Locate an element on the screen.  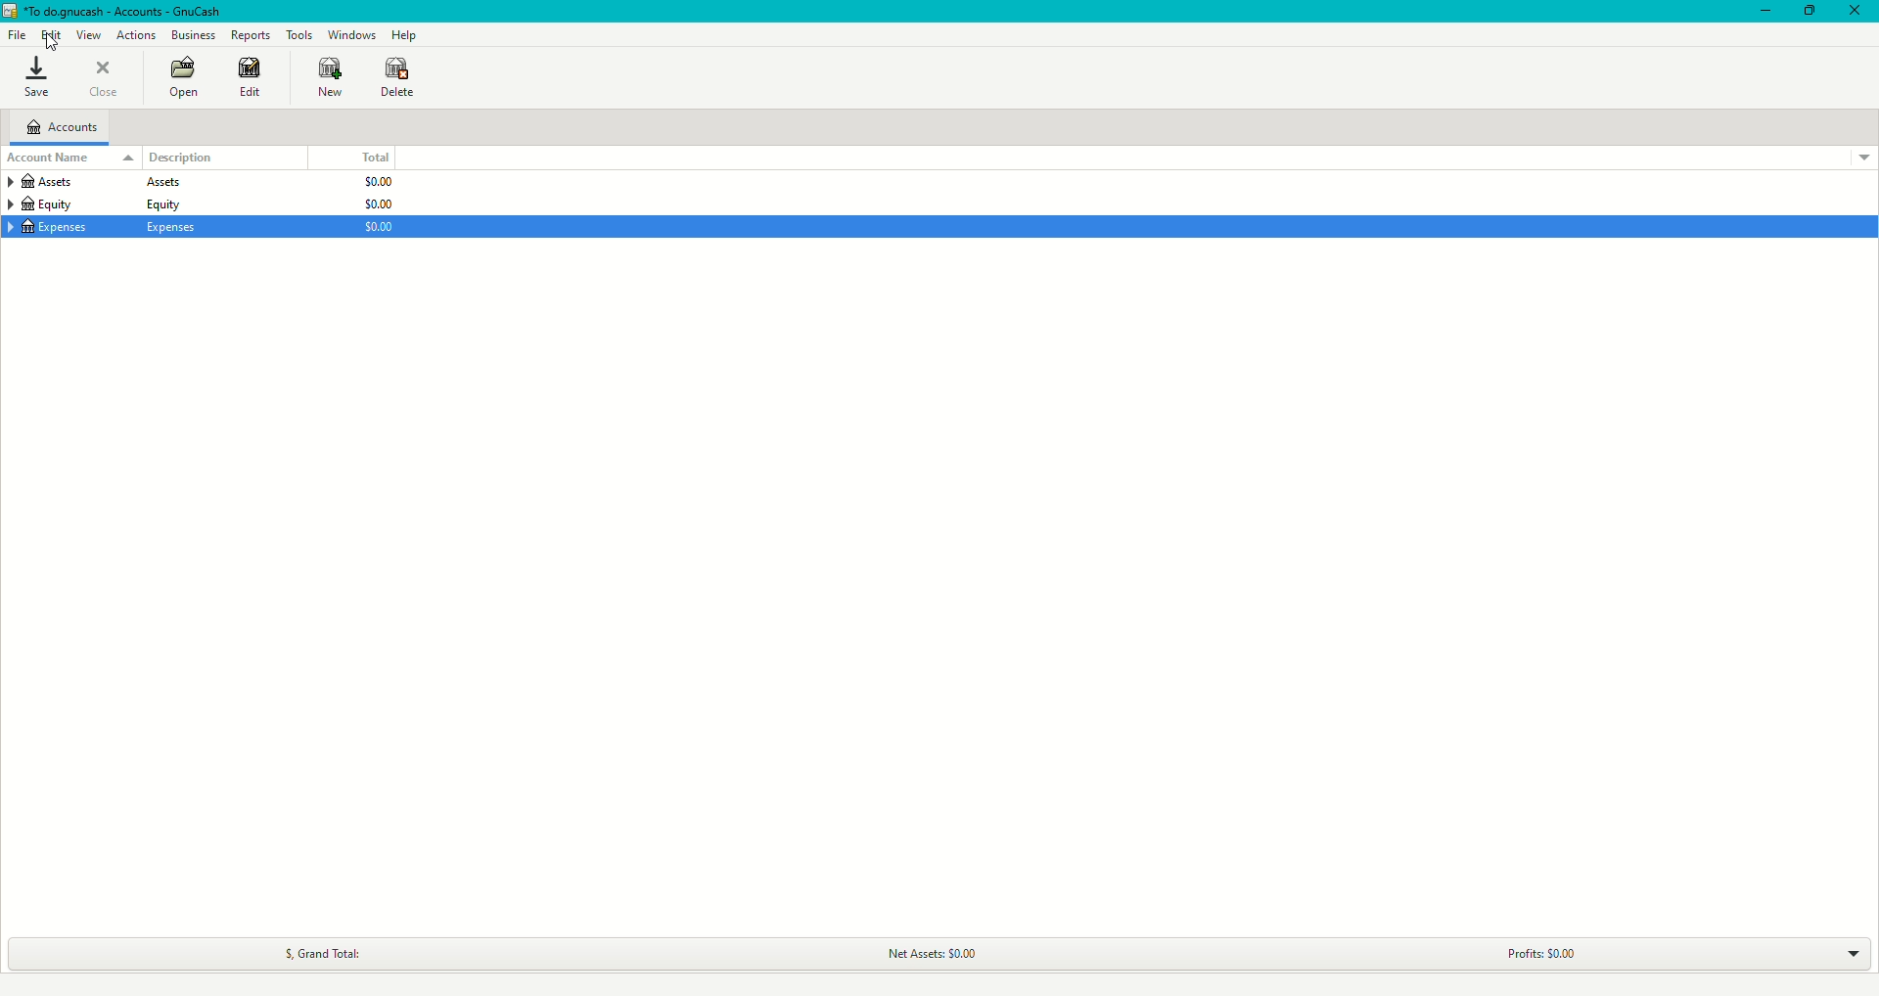
Help is located at coordinates (405, 34).